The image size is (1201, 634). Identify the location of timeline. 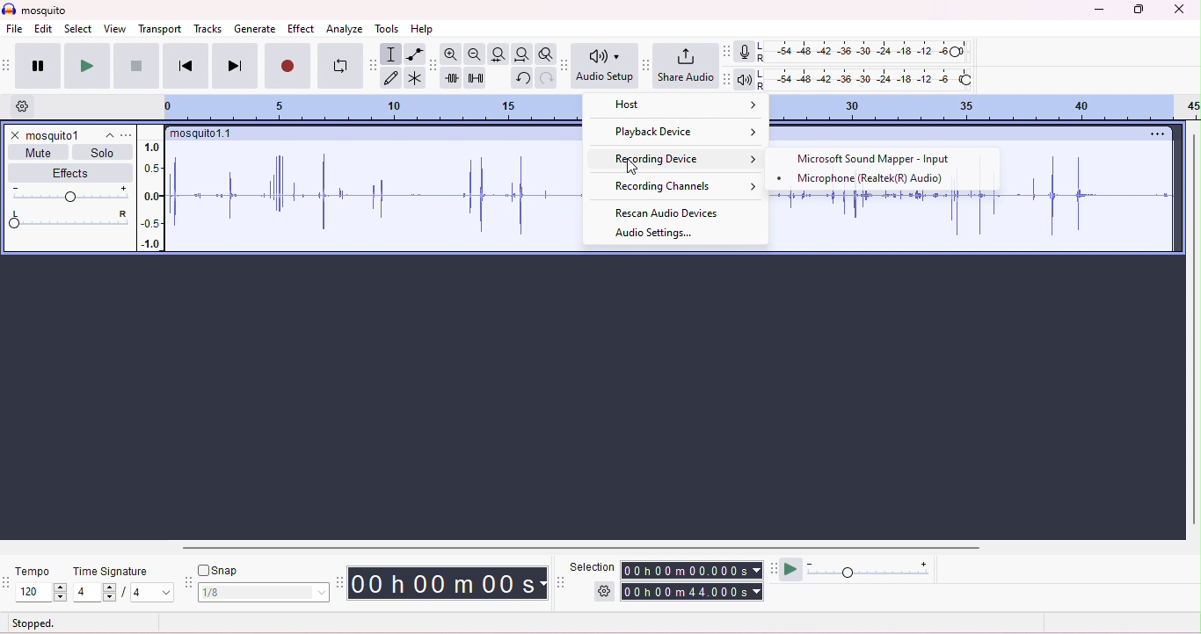
(987, 108).